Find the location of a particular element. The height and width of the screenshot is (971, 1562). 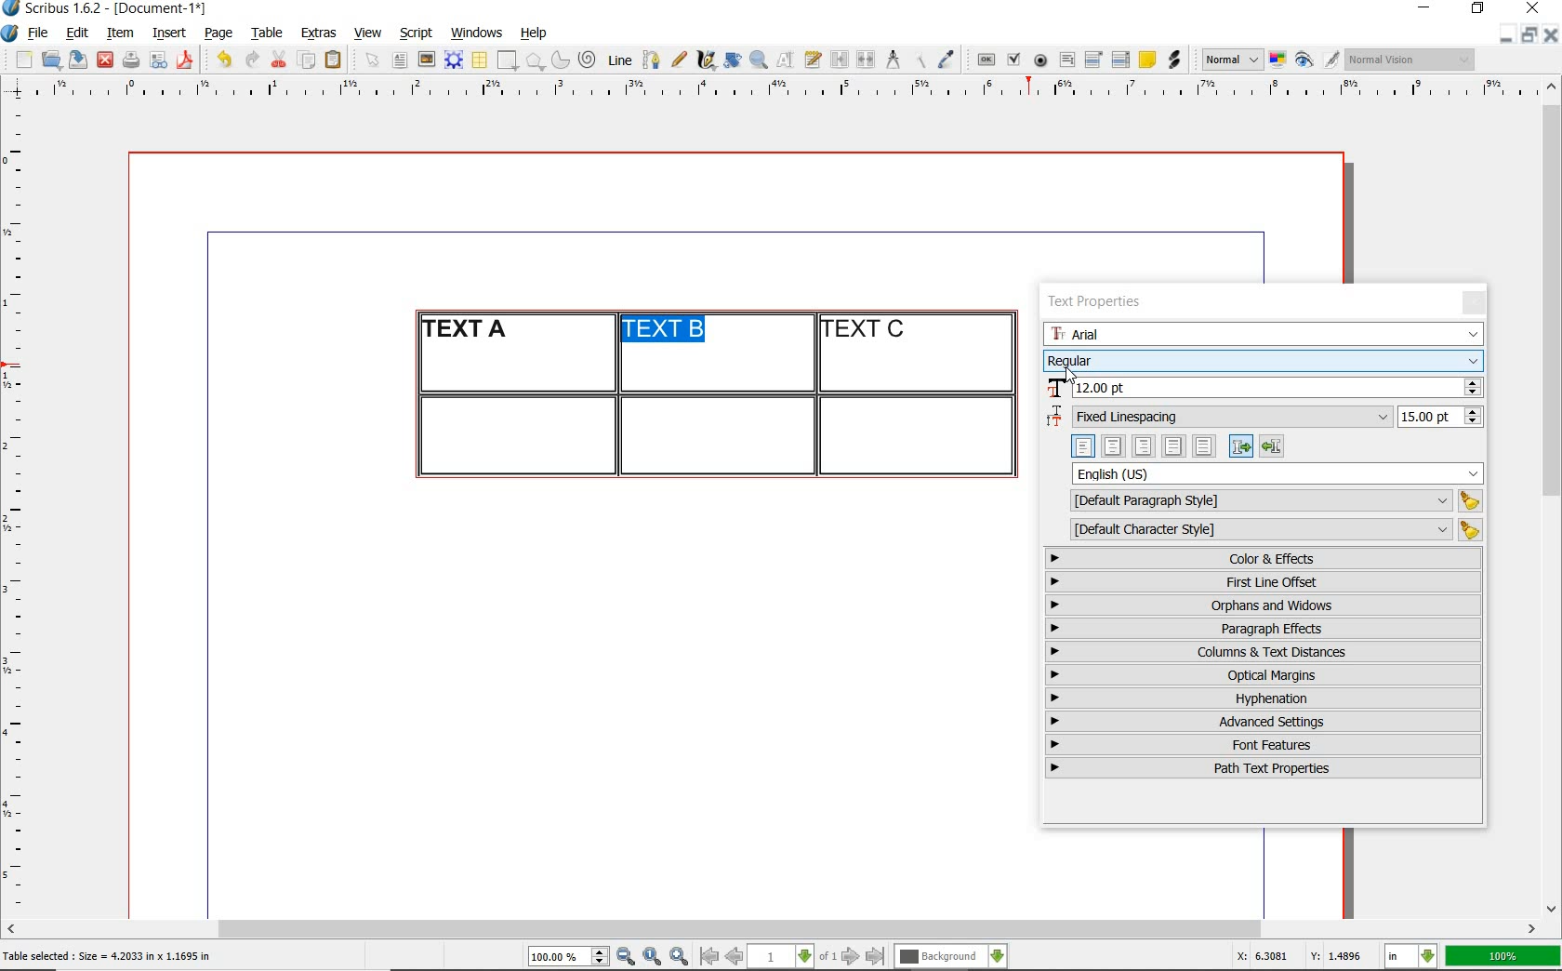

system logo is located at coordinates (11, 33).